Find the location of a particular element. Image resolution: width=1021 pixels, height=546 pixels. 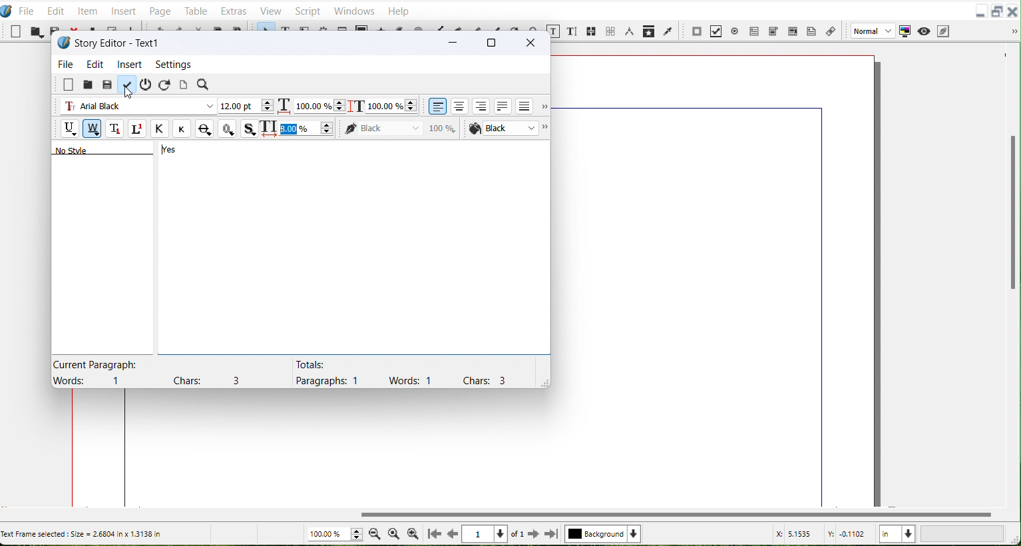

Script is located at coordinates (308, 10).